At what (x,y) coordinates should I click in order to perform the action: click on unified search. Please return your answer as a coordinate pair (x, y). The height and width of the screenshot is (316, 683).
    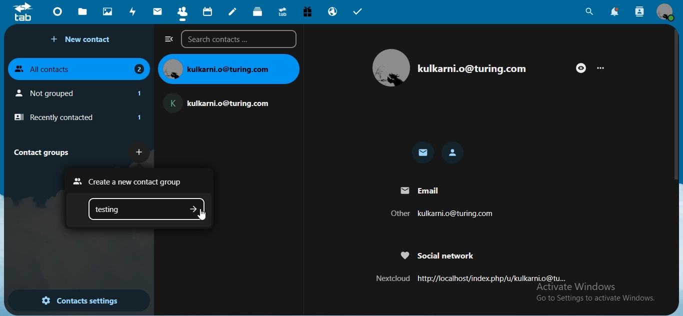
    Looking at the image, I should click on (589, 13).